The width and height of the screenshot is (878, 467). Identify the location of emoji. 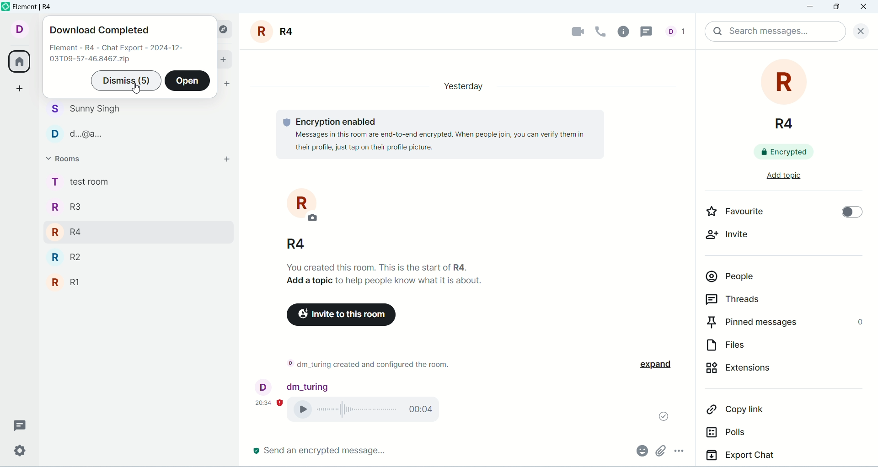
(641, 450).